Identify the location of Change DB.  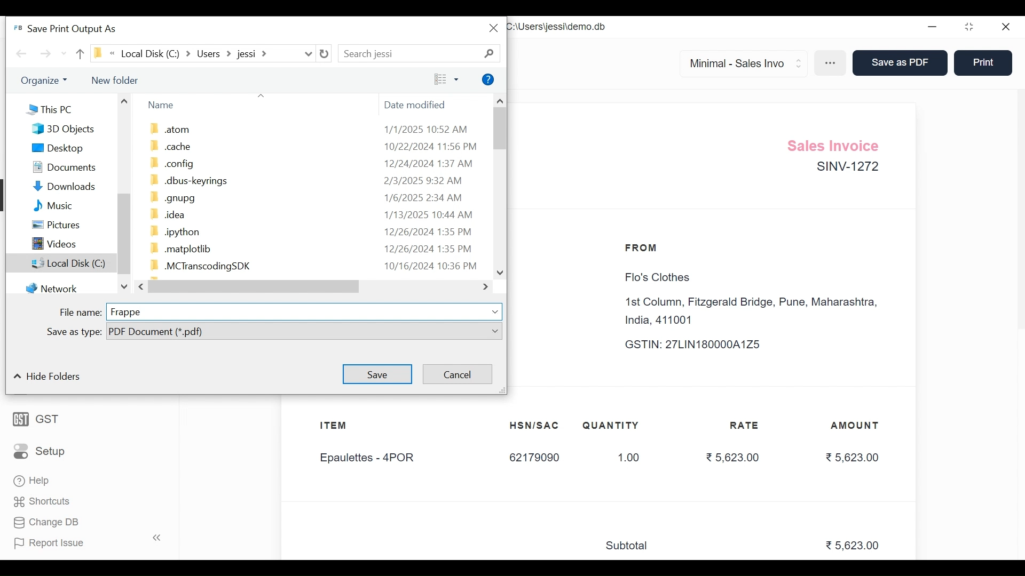
(45, 522).